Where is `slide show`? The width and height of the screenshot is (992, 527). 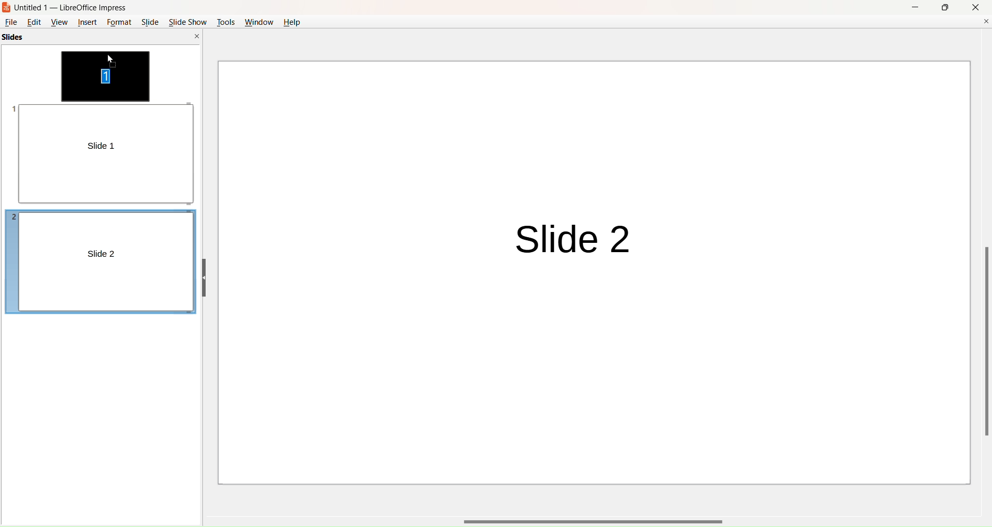
slide show is located at coordinates (188, 22).